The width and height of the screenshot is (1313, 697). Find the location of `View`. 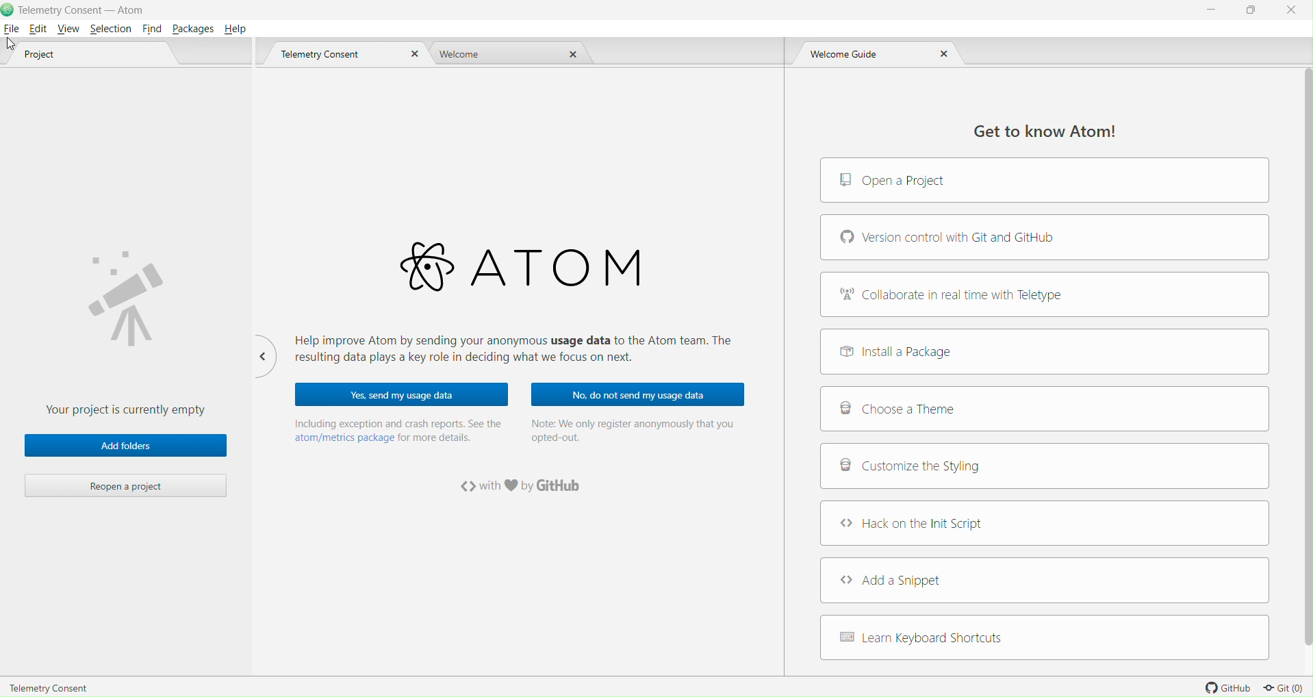

View is located at coordinates (68, 30).